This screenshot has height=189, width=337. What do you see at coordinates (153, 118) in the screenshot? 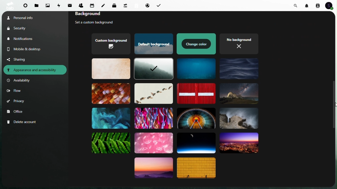
I see `Themes` at bounding box center [153, 118].